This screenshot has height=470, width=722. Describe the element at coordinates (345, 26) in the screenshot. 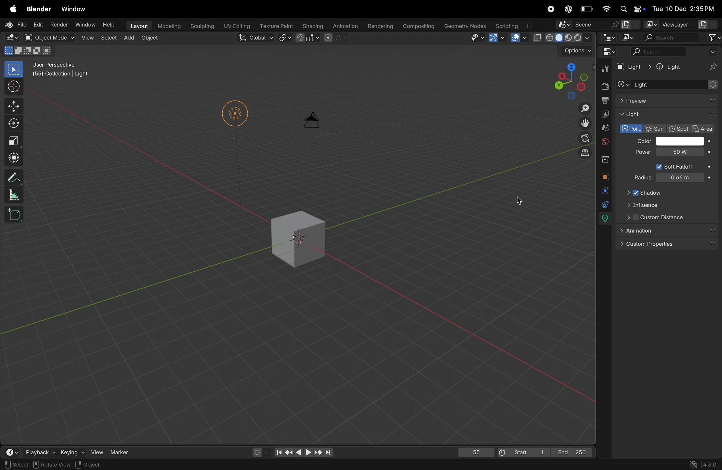

I see `animation` at that location.